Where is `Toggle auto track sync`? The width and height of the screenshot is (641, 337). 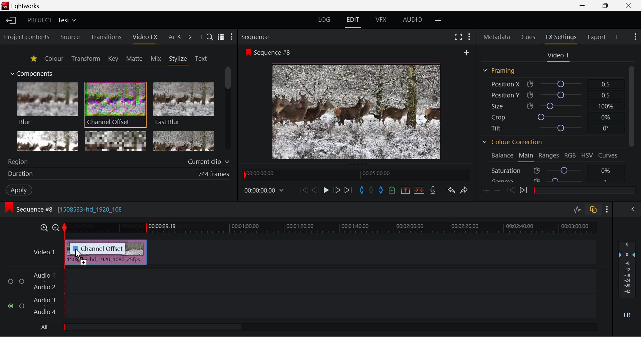 Toggle auto track sync is located at coordinates (593, 210).